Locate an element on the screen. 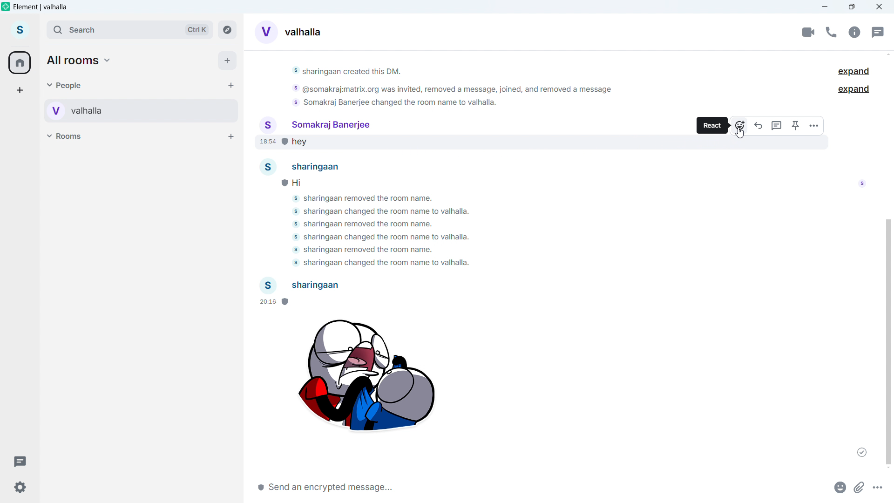 The height and width of the screenshot is (503, 894). Vertical scroll bar is located at coordinates (889, 340).